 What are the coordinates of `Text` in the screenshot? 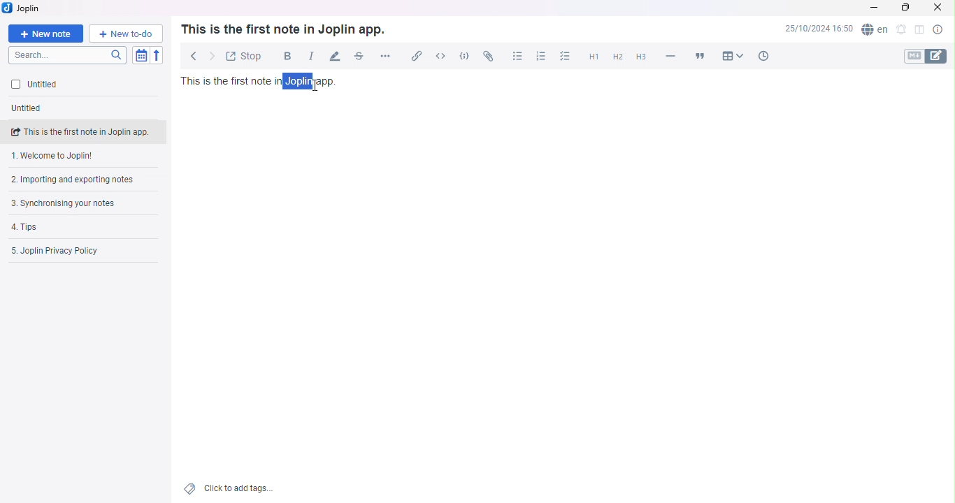 It's located at (282, 29).